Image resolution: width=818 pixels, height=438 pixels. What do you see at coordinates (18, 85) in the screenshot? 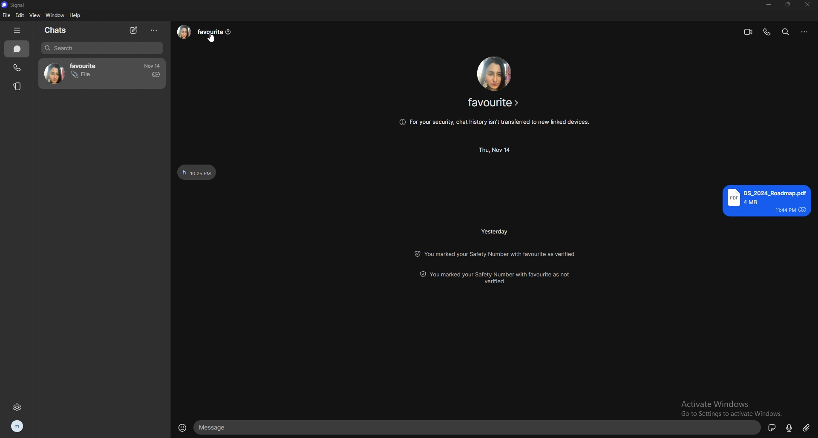
I see `stories` at bounding box center [18, 85].